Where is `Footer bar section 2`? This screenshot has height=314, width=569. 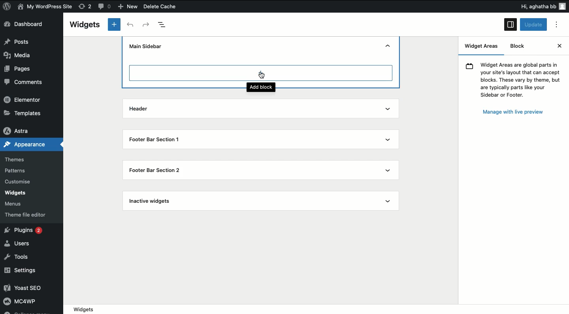
Footer bar section 2 is located at coordinates (158, 169).